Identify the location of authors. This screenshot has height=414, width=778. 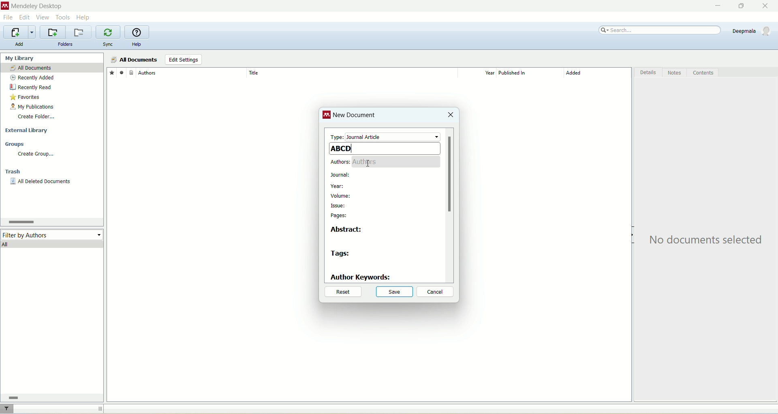
(340, 162).